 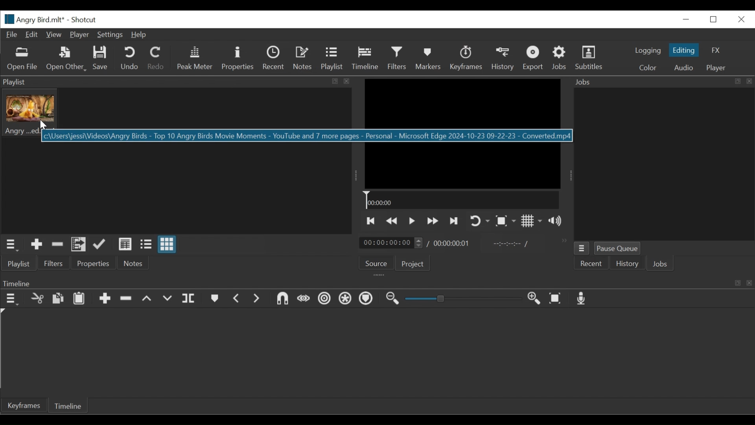 I want to click on Zoom timeline to fit, so click(x=556, y=299).